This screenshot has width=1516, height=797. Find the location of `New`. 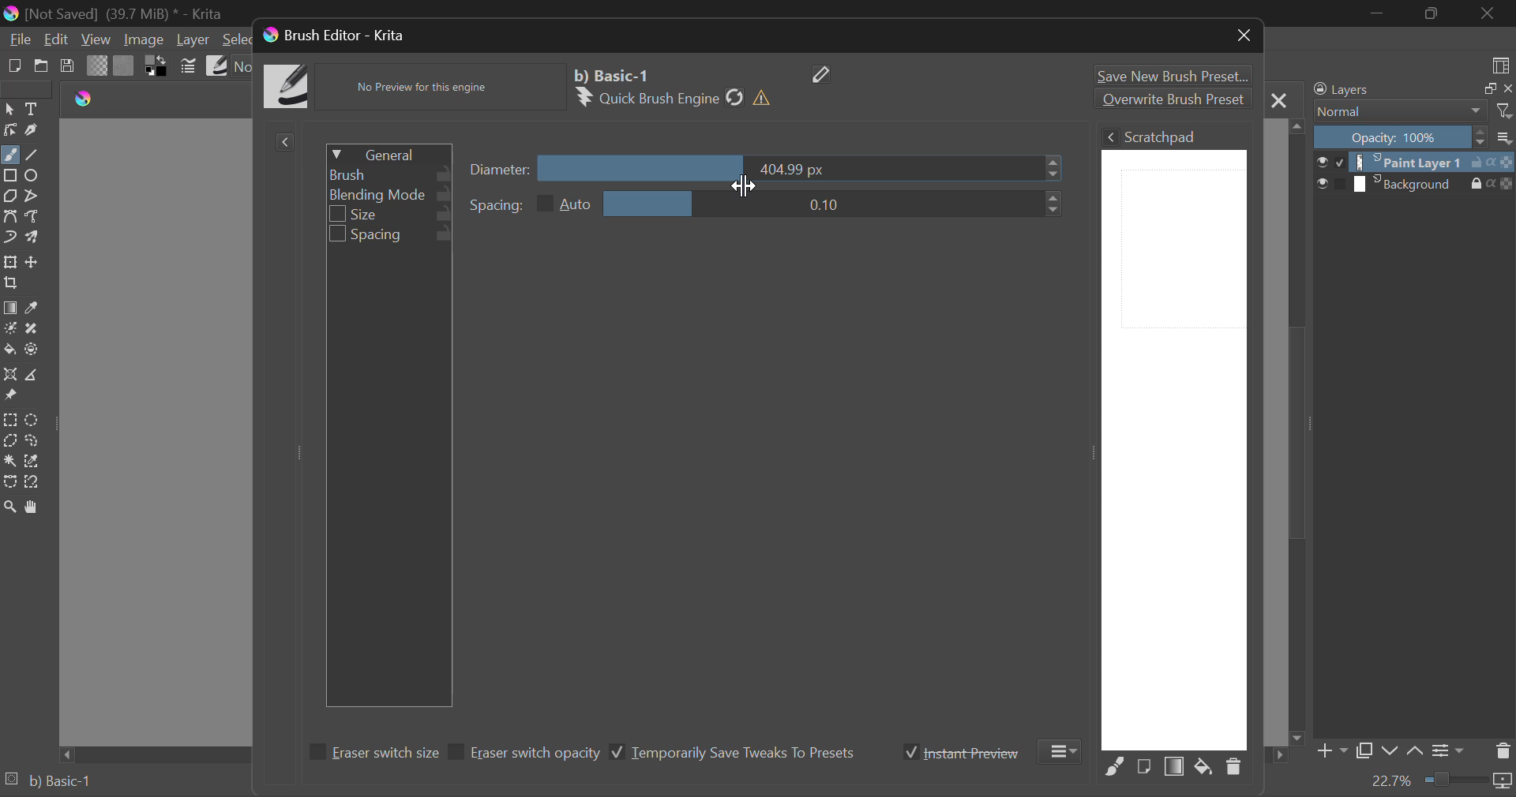

New is located at coordinates (13, 65).